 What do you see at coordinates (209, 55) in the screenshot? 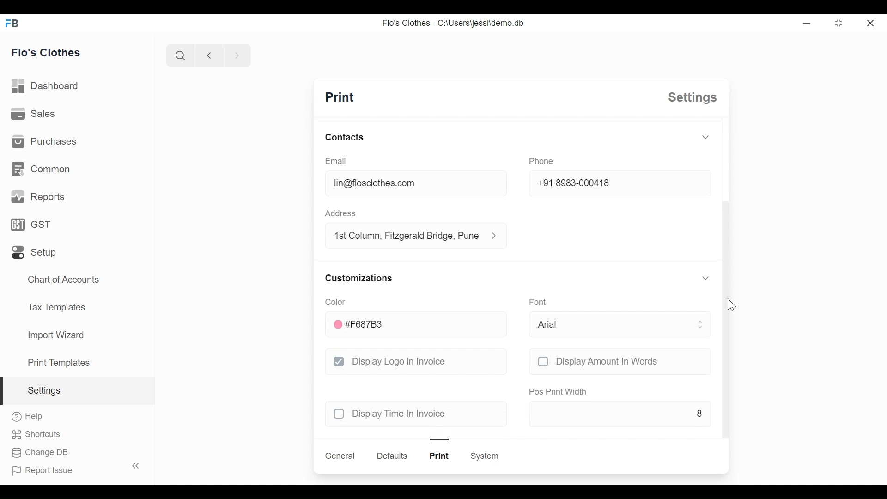
I see `previous` at bounding box center [209, 55].